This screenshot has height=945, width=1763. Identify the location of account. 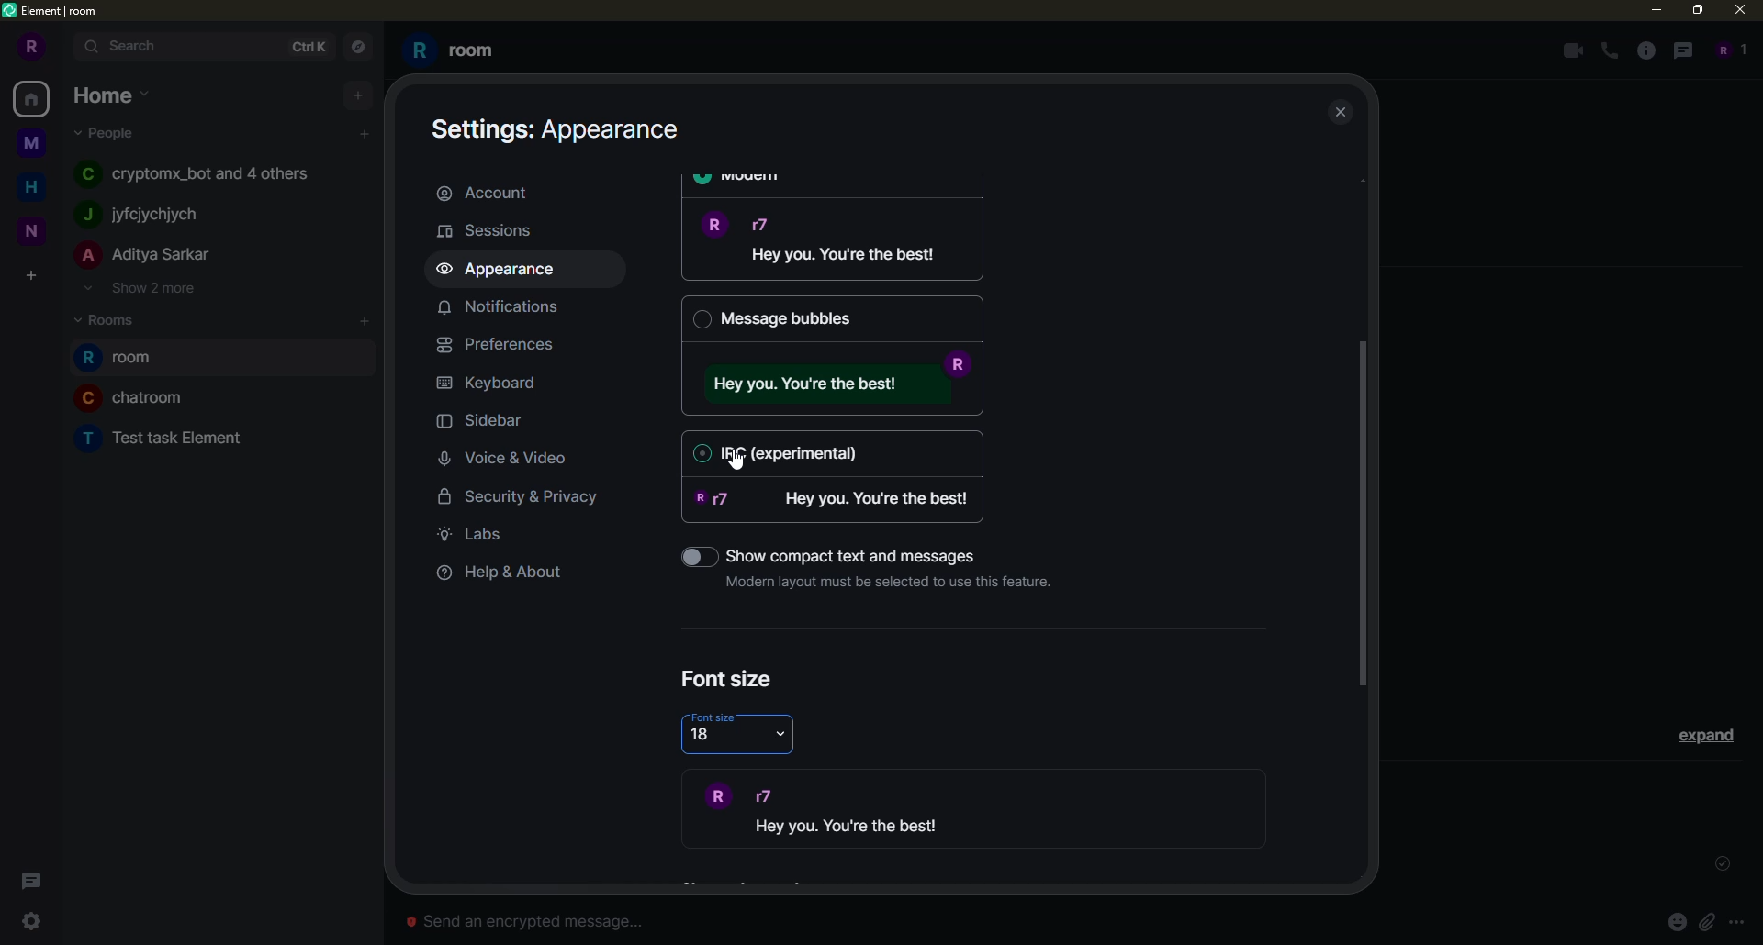
(485, 191).